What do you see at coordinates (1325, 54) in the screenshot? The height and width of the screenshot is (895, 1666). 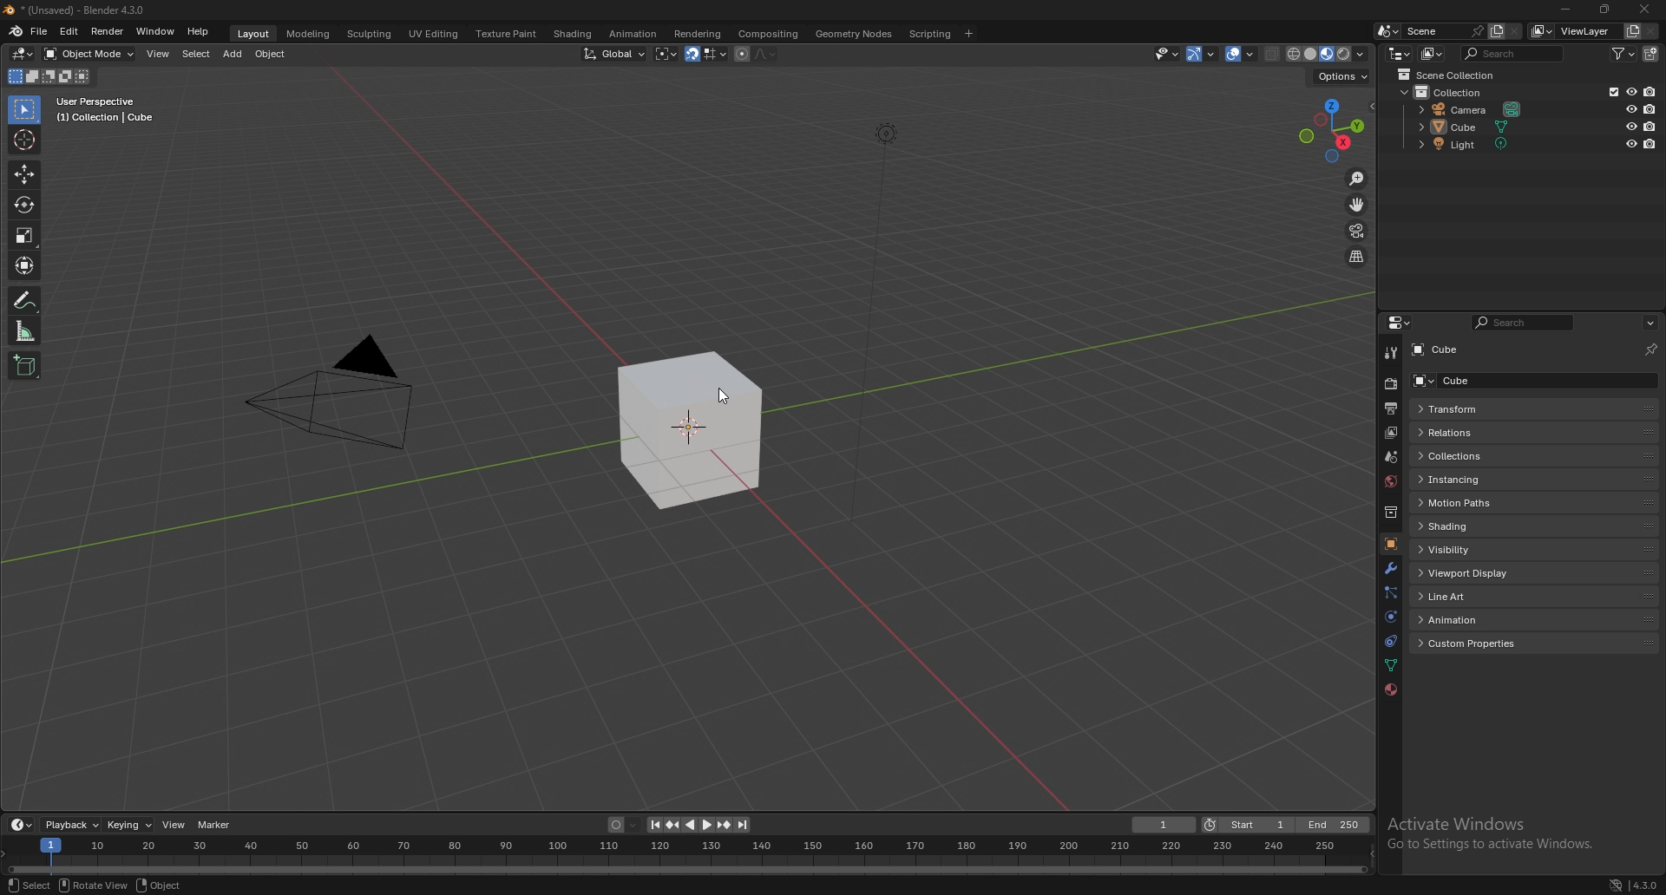 I see `viewport shading` at bounding box center [1325, 54].